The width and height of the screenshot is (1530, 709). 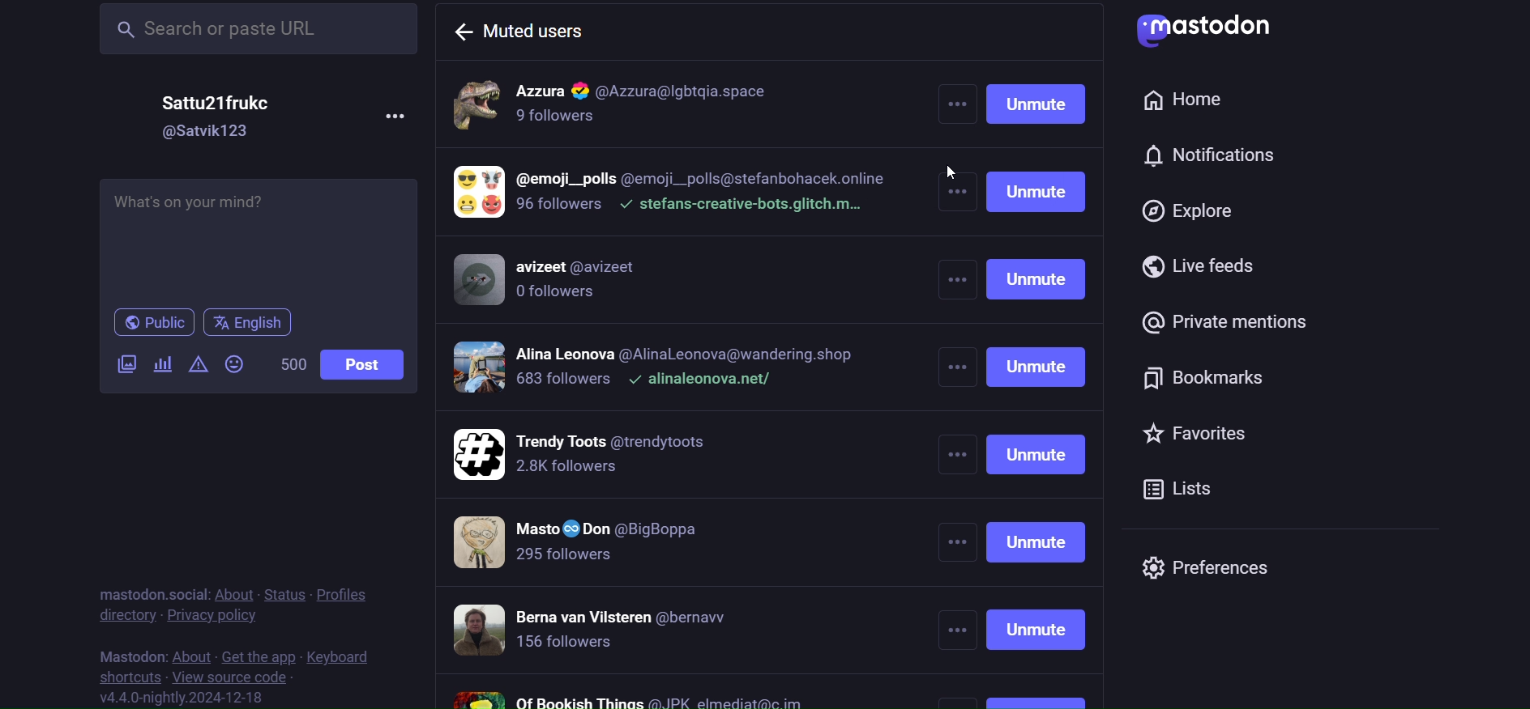 I want to click on muted users, so click(x=528, y=29).